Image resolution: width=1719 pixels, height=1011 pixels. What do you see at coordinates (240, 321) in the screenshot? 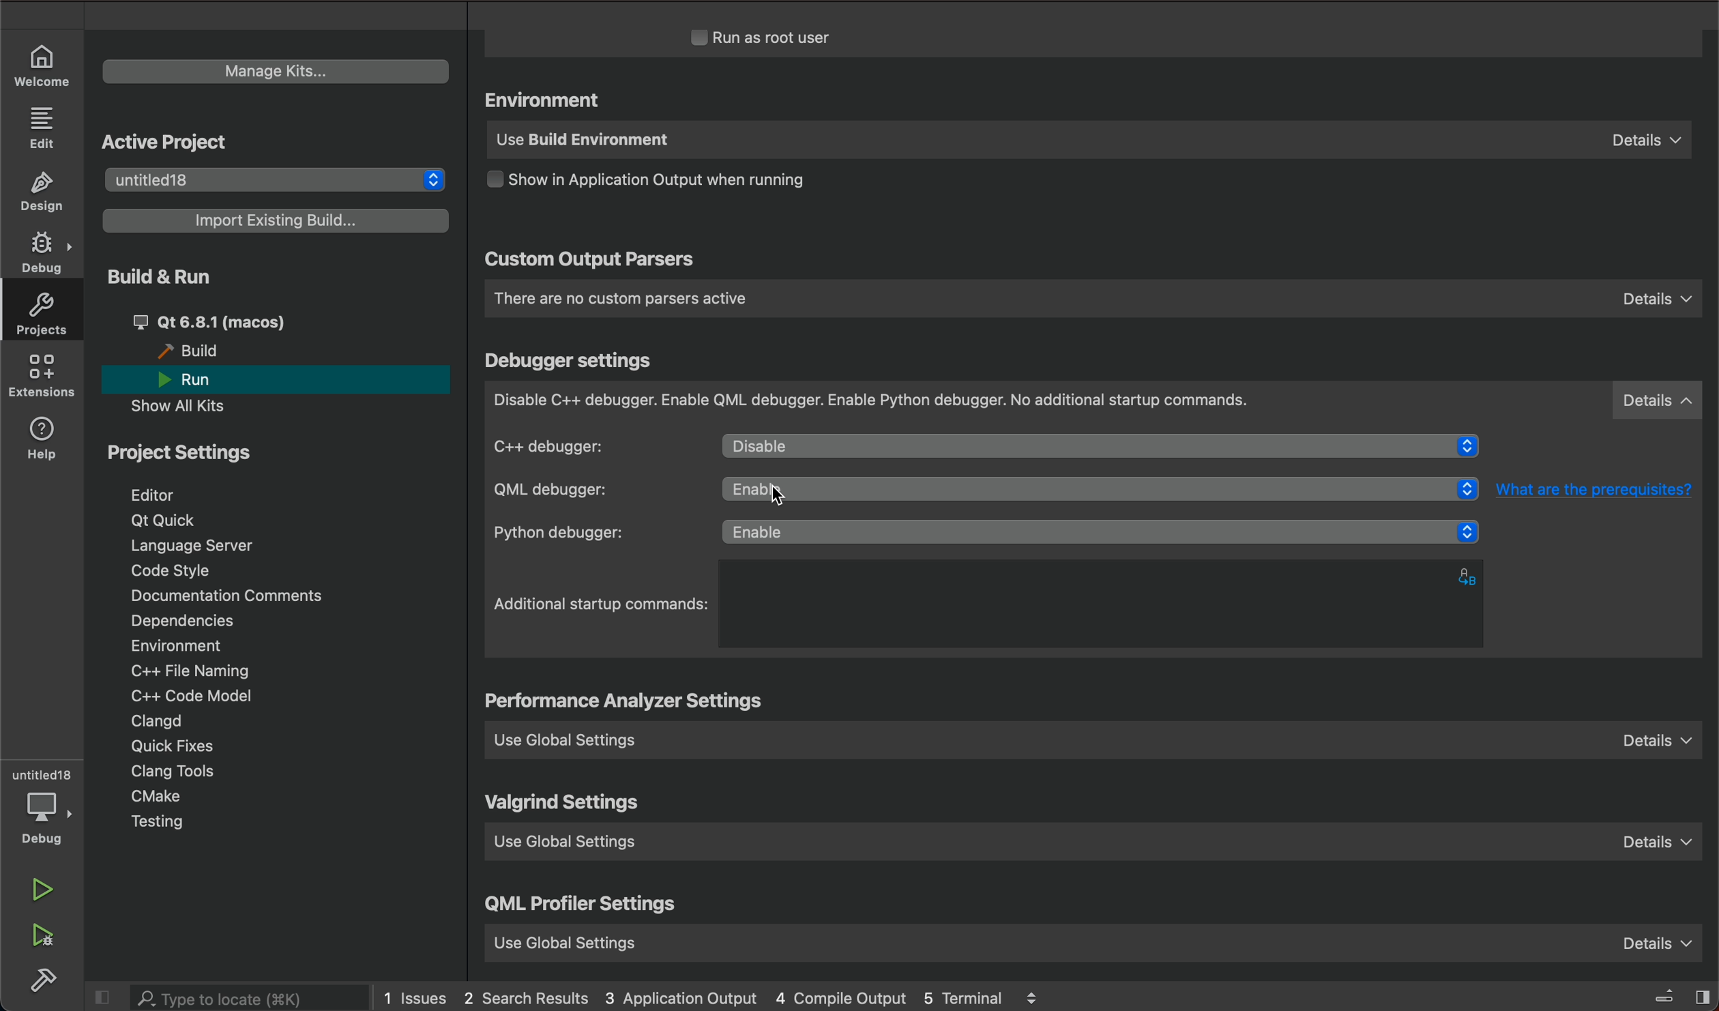
I see `qt` at bounding box center [240, 321].